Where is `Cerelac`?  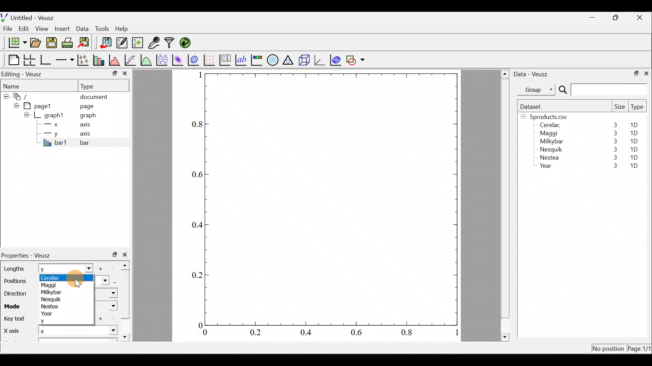 Cerelac is located at coordinates (56, 277).